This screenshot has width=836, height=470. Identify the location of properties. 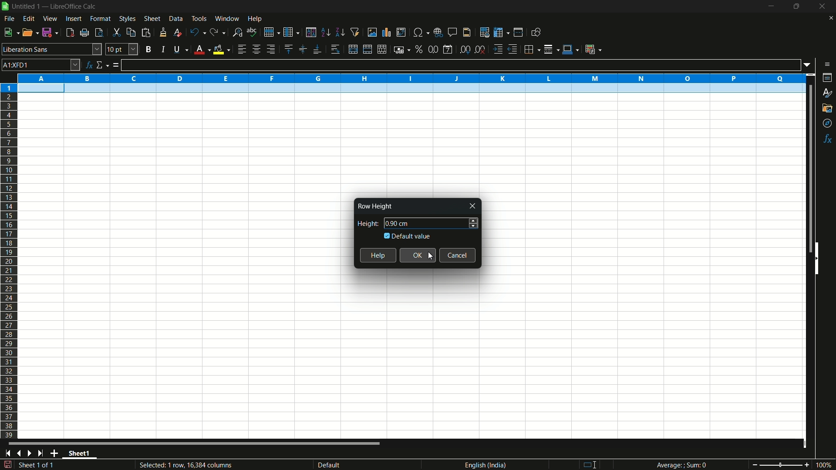
(828, 77).